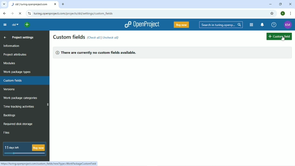  Describe the element at coordinates (5, 37) in the screenshot. I see `Up` at that location.